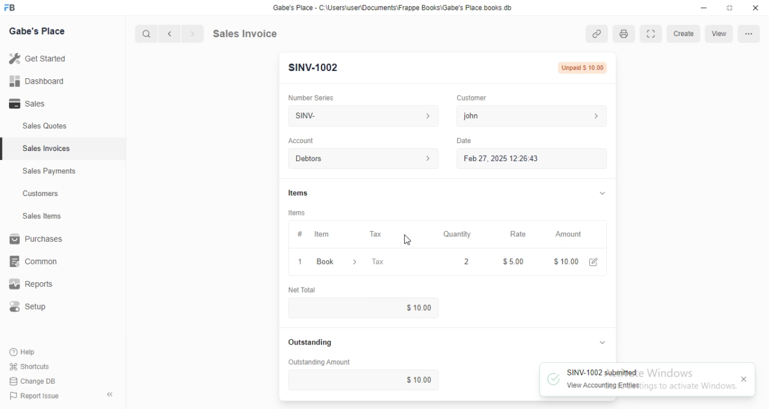 This screenshot has width=769, height=409. I want to click on Sales Invoices, so click(48, 149).